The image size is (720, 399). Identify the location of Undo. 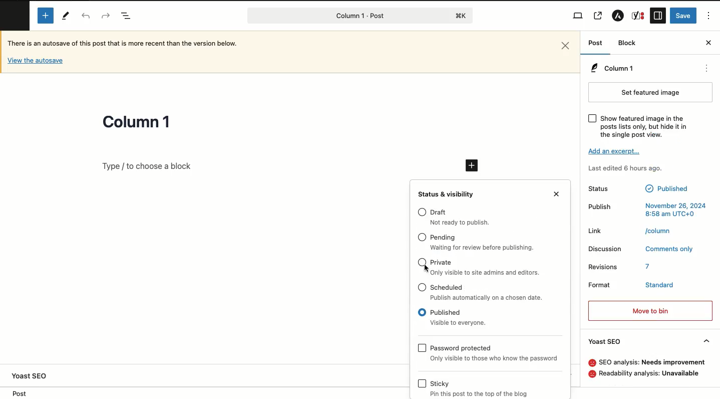
(86, 16).